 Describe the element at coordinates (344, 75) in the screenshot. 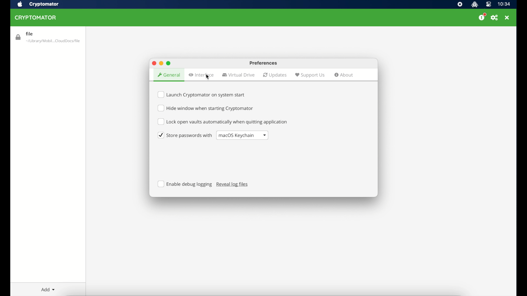

I see `about` at that location.